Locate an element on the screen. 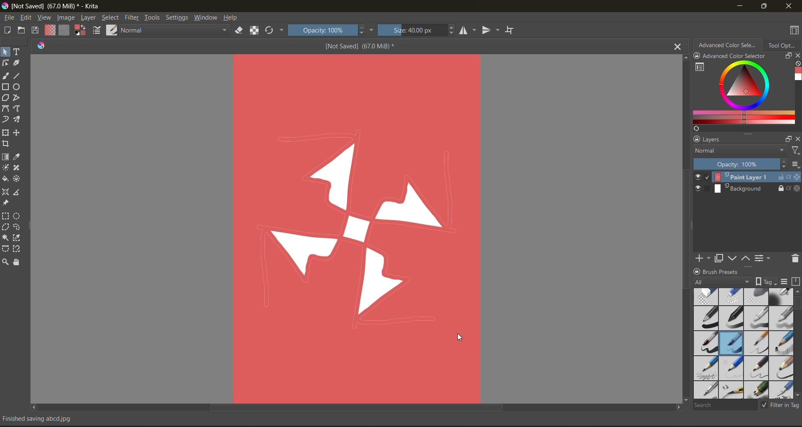  image is located at coordinates (66, 18).